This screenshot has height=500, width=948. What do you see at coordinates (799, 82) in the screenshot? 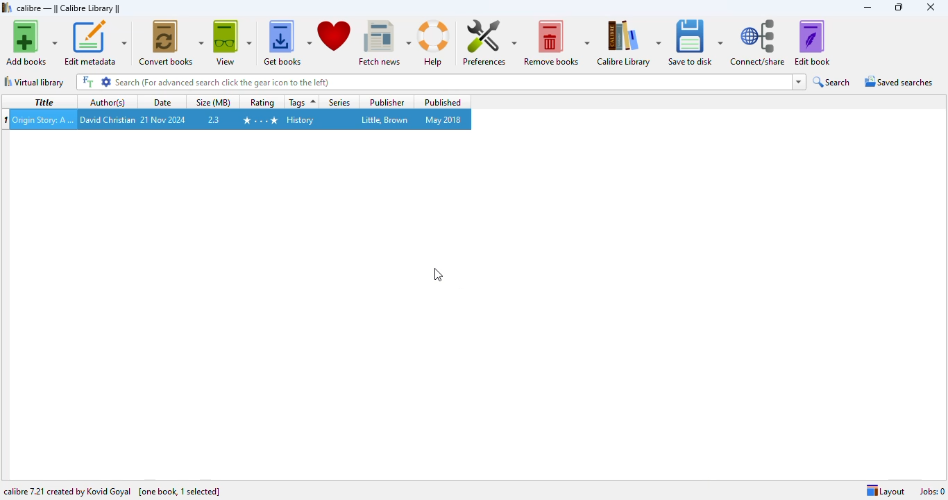
I see `dropdown` at bounding box center [799, 82].